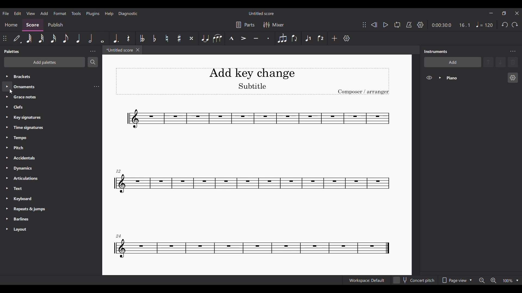 This screenshot has width=522, height=293. What do you see at coordinates (420, 25) in the screenshot?
I see `Playback settings` at bounding box center [420, 25].